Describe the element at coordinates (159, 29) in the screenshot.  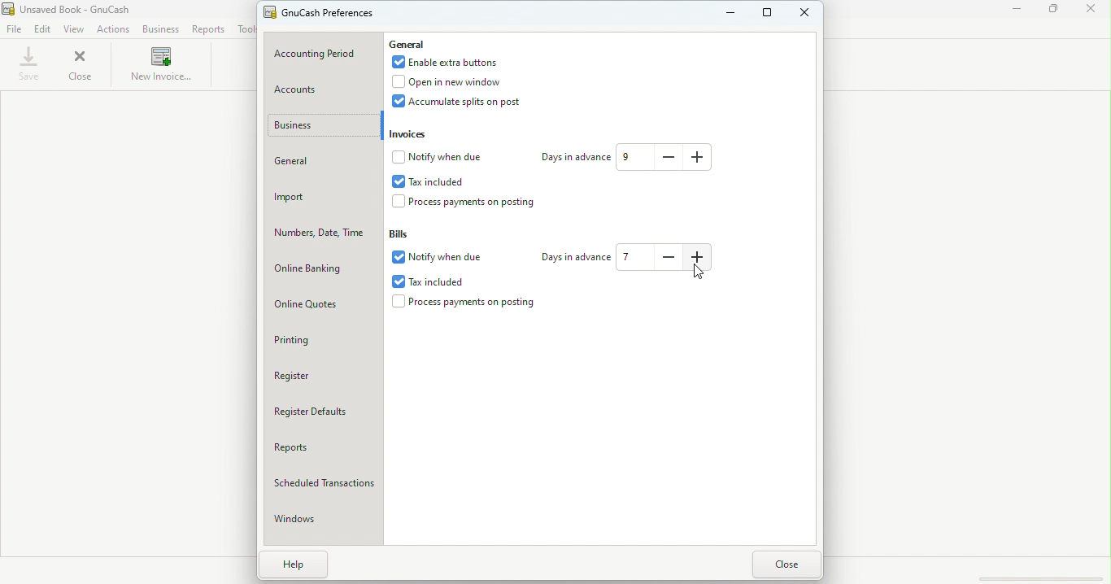
I see `Business` at that location.